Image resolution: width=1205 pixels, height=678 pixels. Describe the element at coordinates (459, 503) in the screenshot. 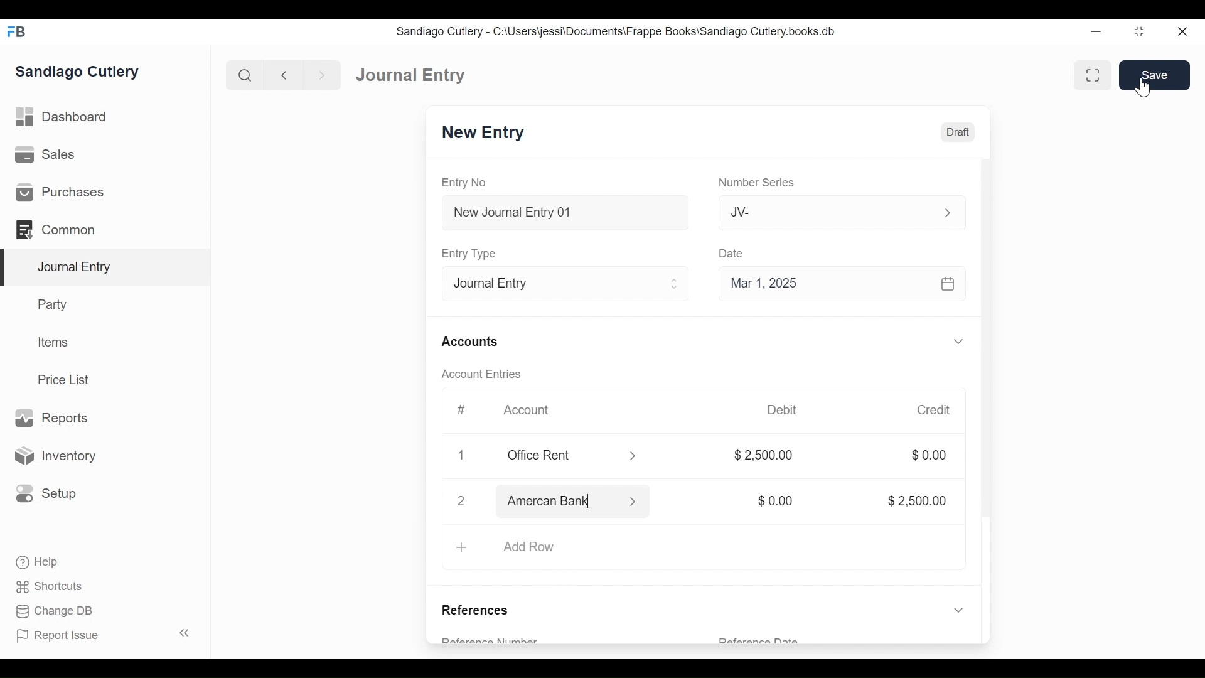

I see `delete` at that location.